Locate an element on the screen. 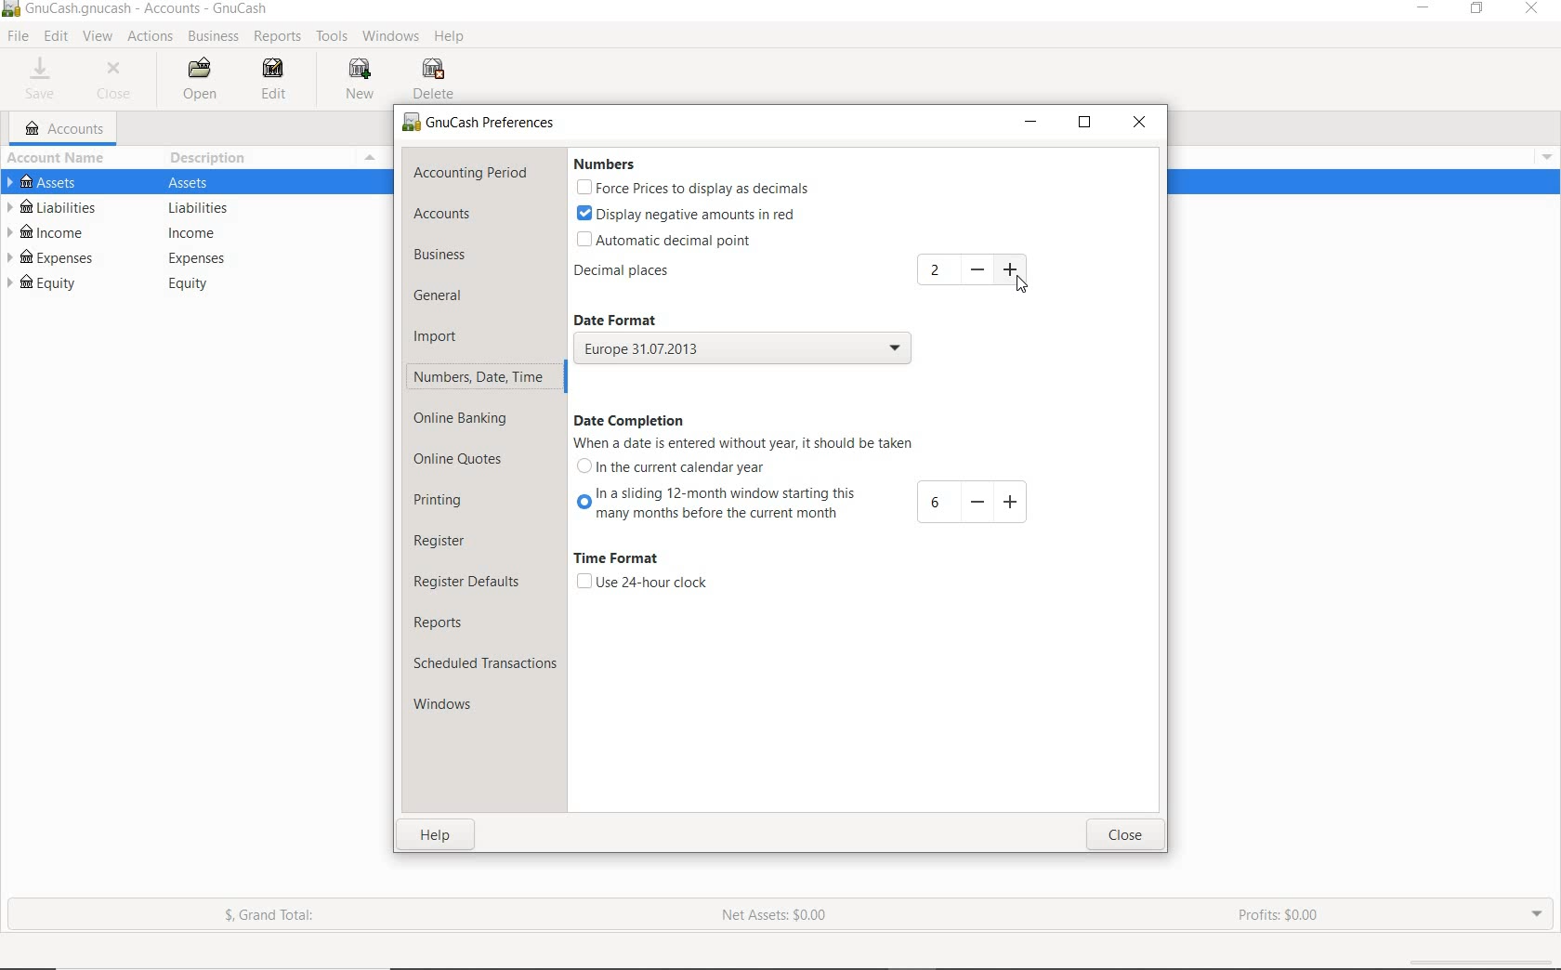 The height and width of the screenshot is (970, 1561). ASSETS is located at coordinates (198, 181).